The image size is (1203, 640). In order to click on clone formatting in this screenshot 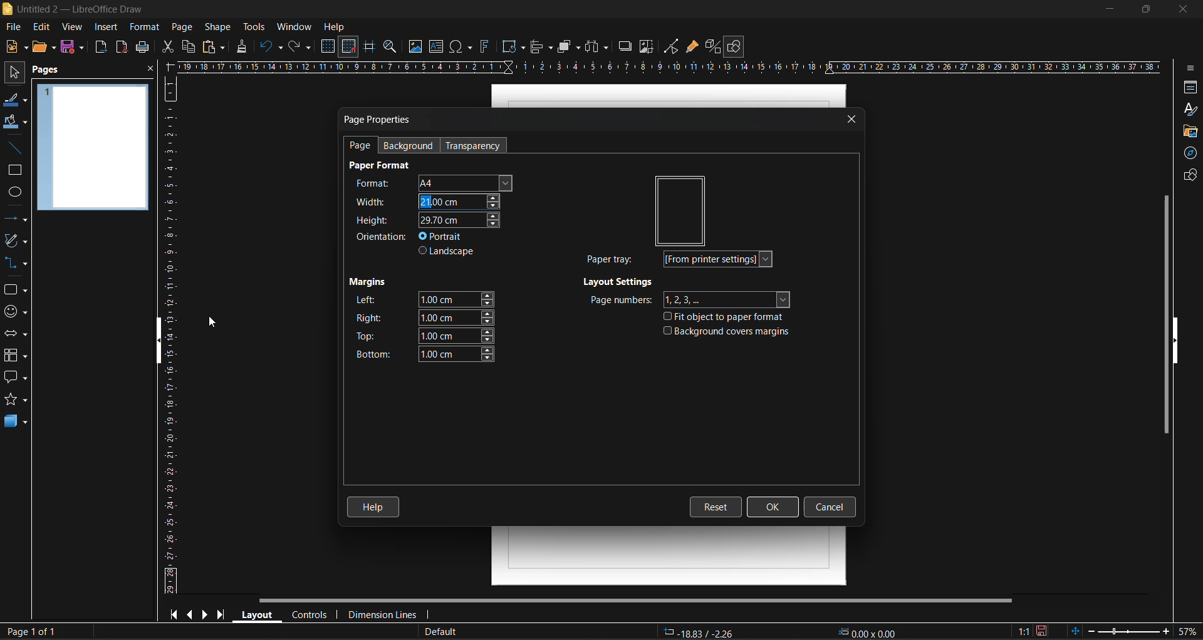, I will do `click(245, 48)`.